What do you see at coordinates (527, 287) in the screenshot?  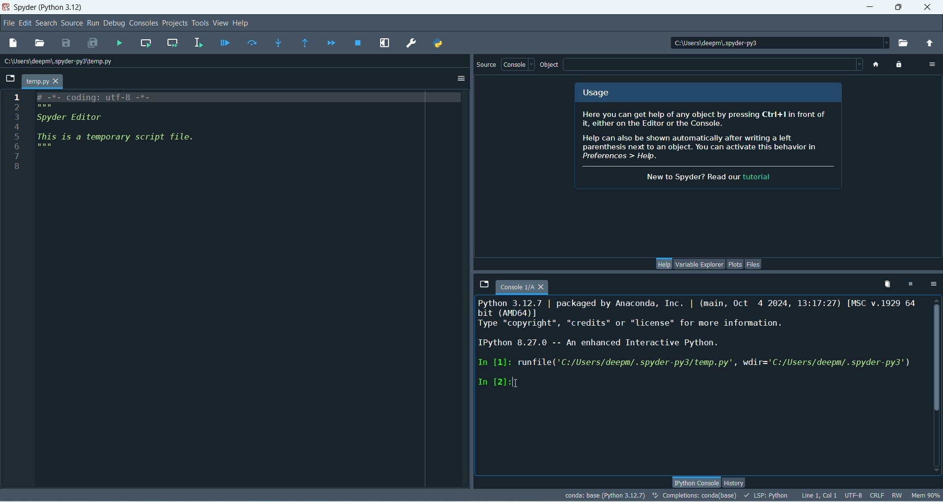 I see `console` at bounding box center [527, 287].